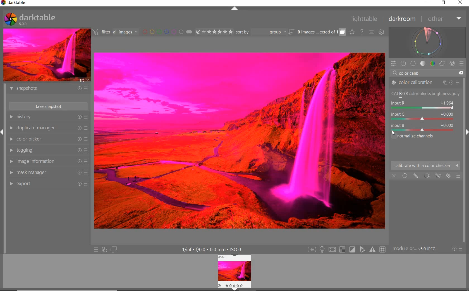  I want to click on duplicate manager, so click(48, 128).